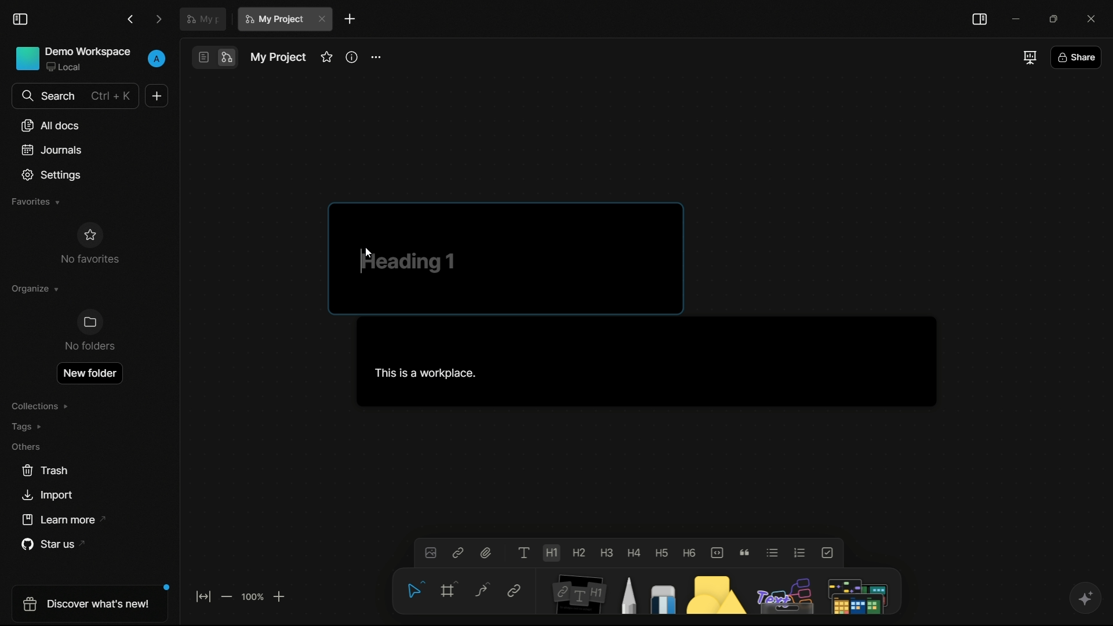 The width and height of the screenshot is (1113, 626). I want to click on full screen, so click(1028, 58).